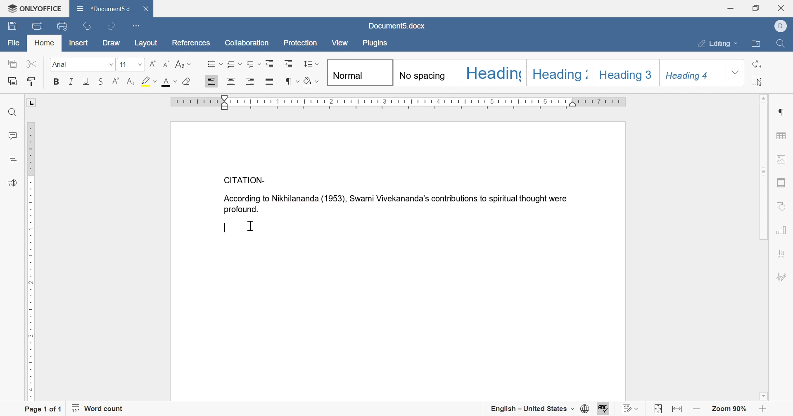 The height and width of the screenshot is (416, 793). I want to click on track changes, so click(631, 407).